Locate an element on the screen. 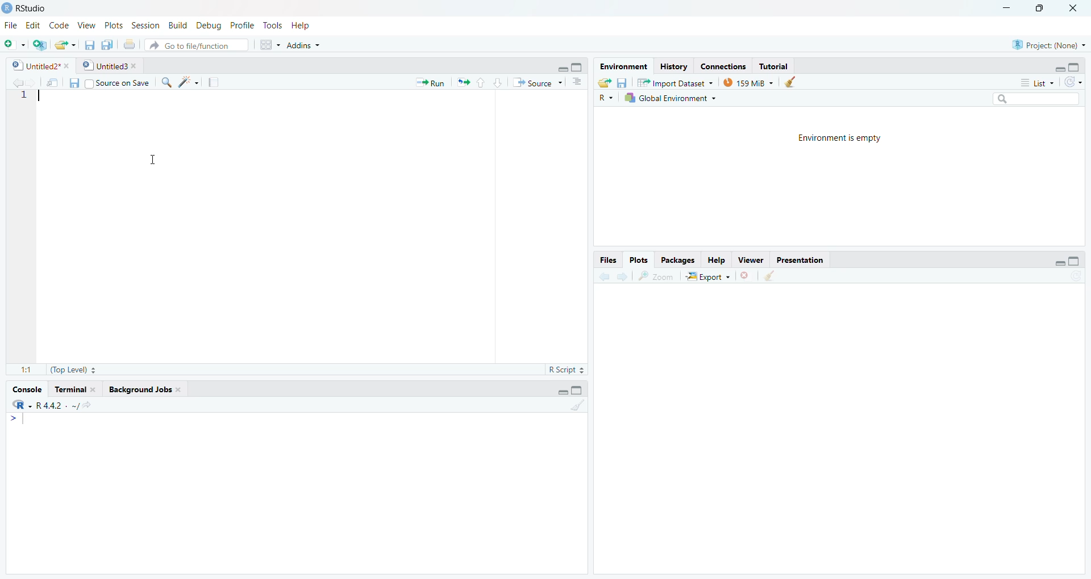 The width and height of the screenshot is (1091, 579). Save all open files is located at coordinates (108, 45).